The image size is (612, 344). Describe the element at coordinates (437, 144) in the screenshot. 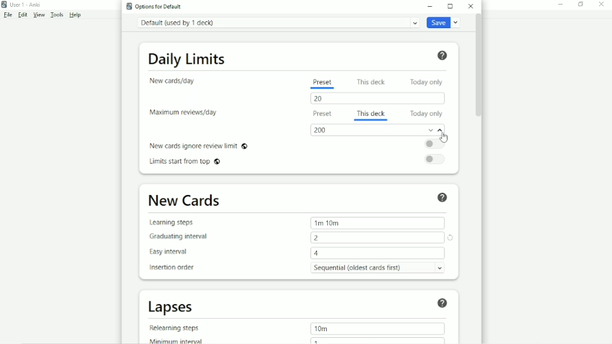

I see `Toggle on/off` at that location.